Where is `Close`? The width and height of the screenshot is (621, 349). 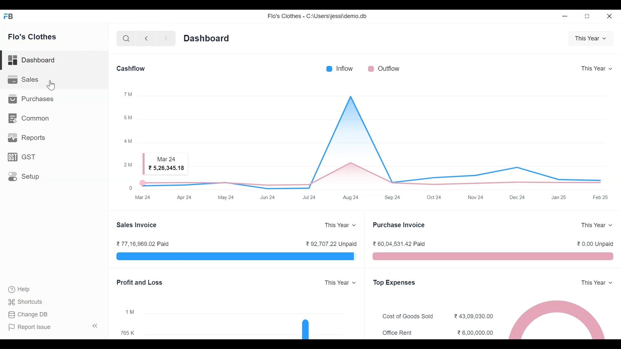
Close is located at coordinates (610, 17).